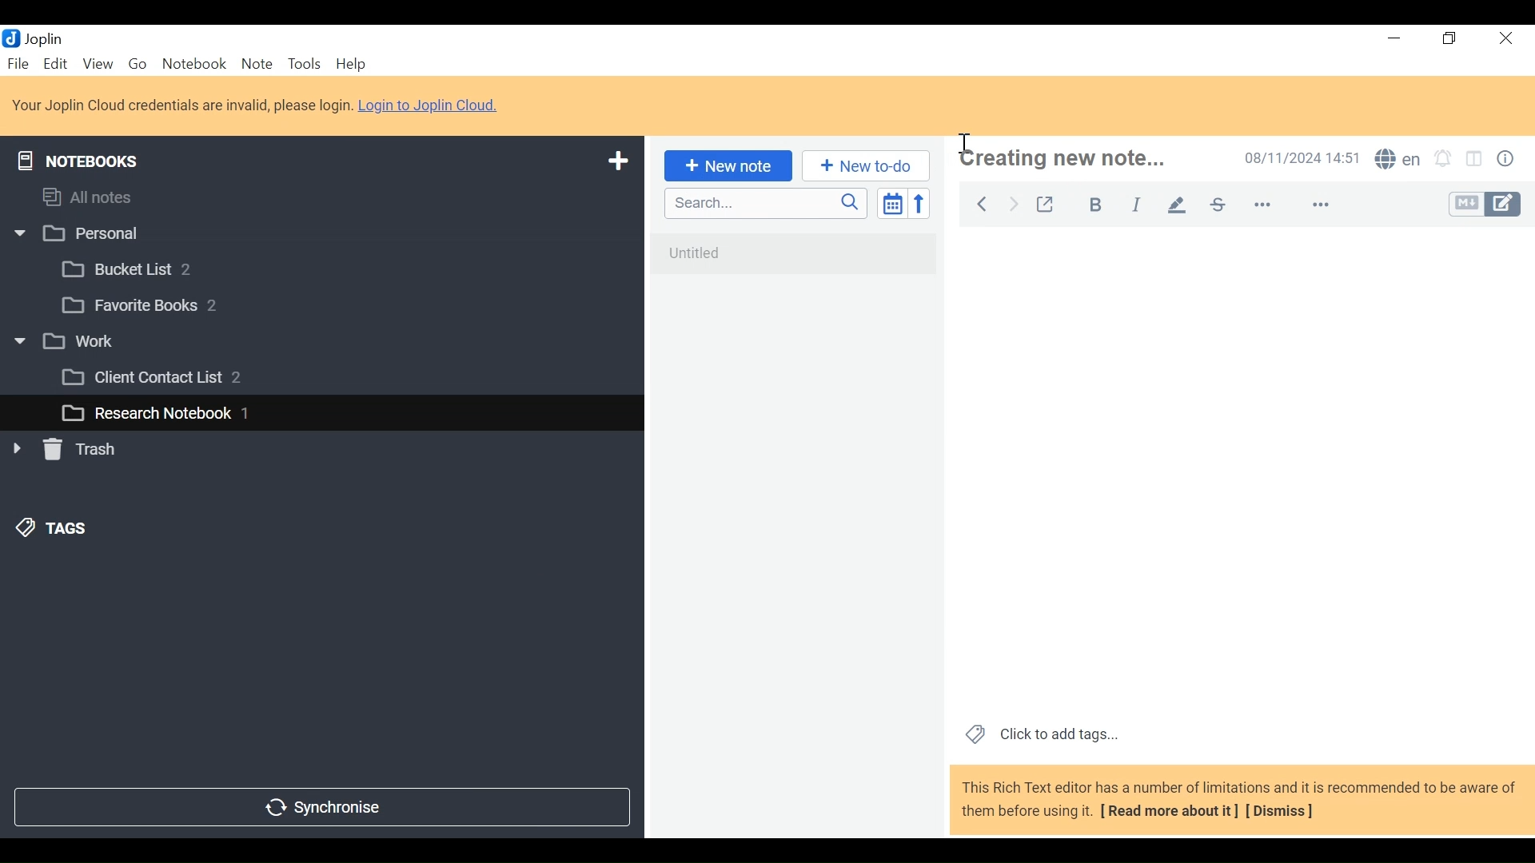 The height and width of the screenshot is (863, 1535). I want to click on New note, so click(725, 165).